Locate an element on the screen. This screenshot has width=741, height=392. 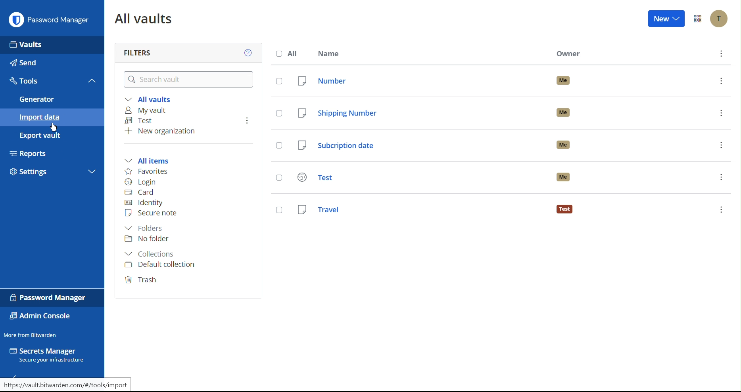
Name is located at coordinates (330, 53).